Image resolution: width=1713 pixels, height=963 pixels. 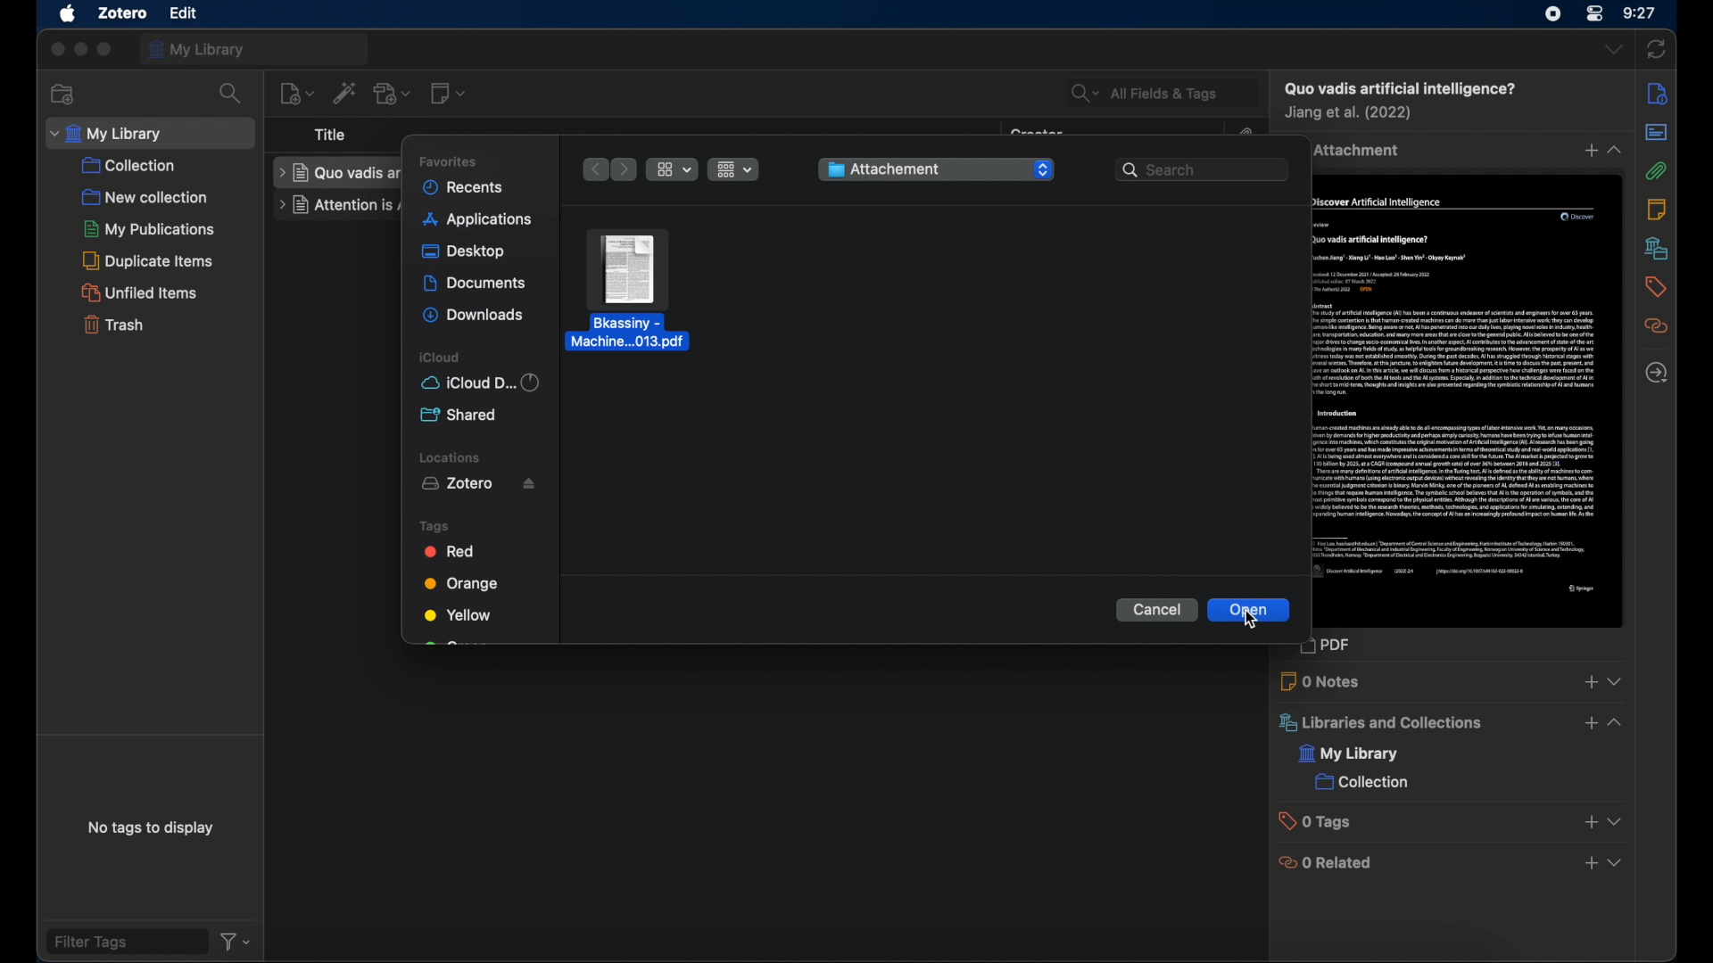 I want to click on cancel, so click(x=1157, y=611).